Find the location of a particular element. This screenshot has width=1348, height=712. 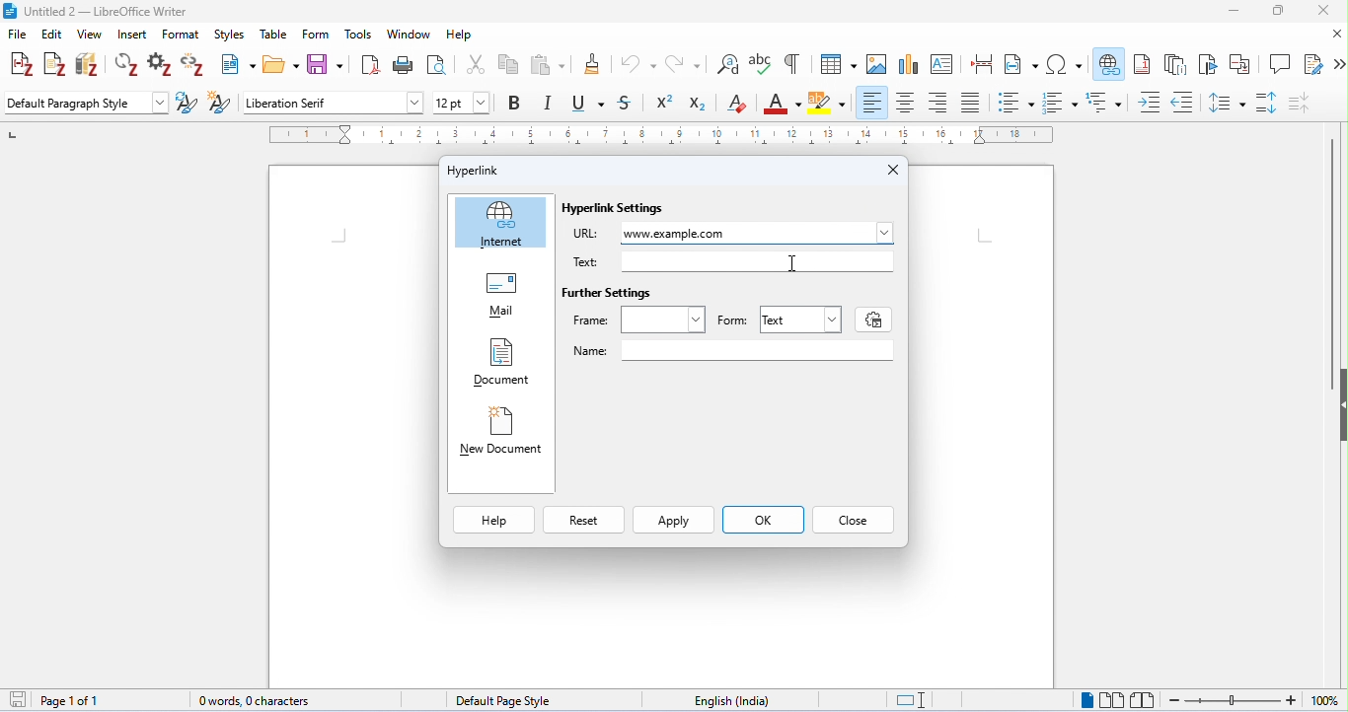

close document is located at coordinates (1336, 35).